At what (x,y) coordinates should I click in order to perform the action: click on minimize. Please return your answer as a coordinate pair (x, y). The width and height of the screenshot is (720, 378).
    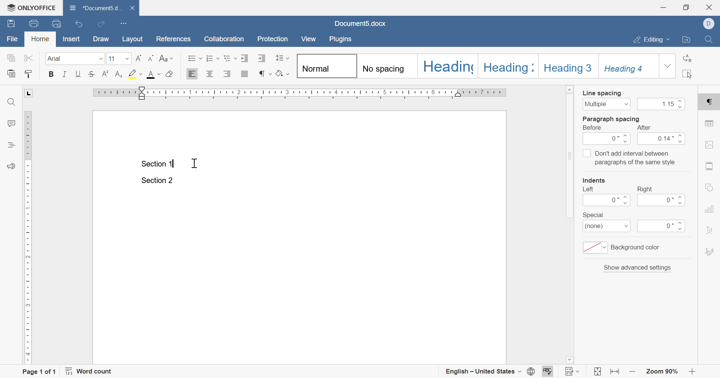
    Looking at the image, I should click on (665, 7).